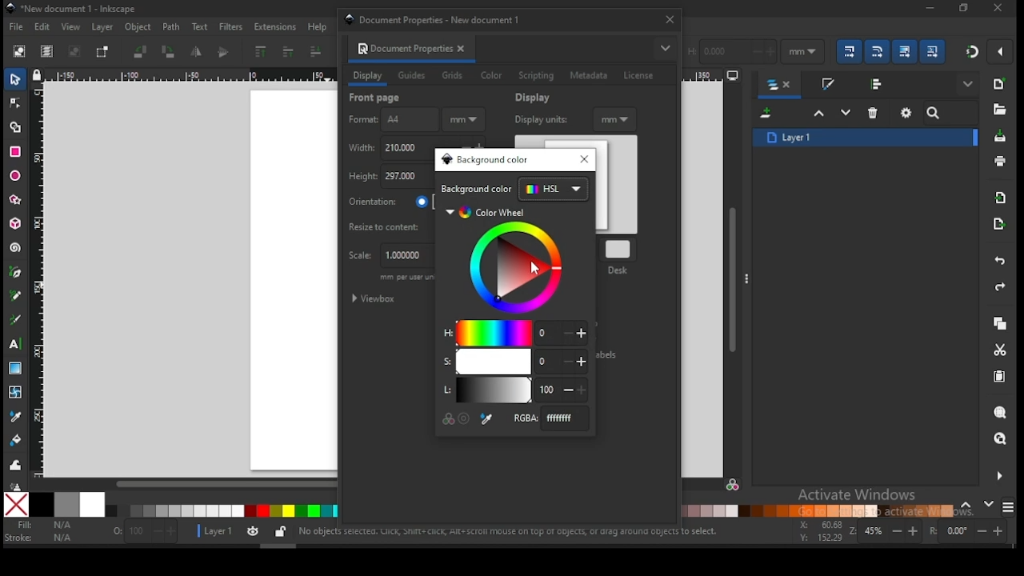 This screenshot has width=1024, height=576. Describe the element at coordinates (638, 76) in the screenshot. I see `license` at that location.